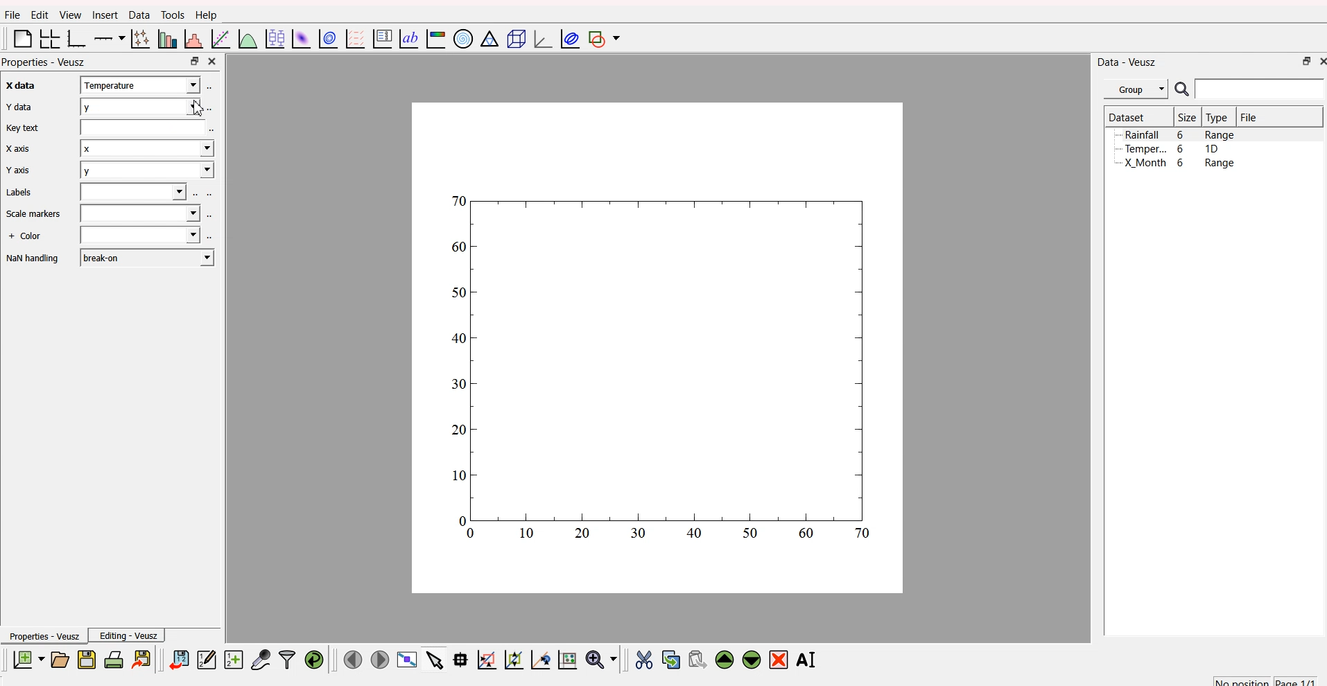 The image size is (1327, 686). Describe the element at coordinates (1217, 118) in the screenshot. I see `Type` at that location.